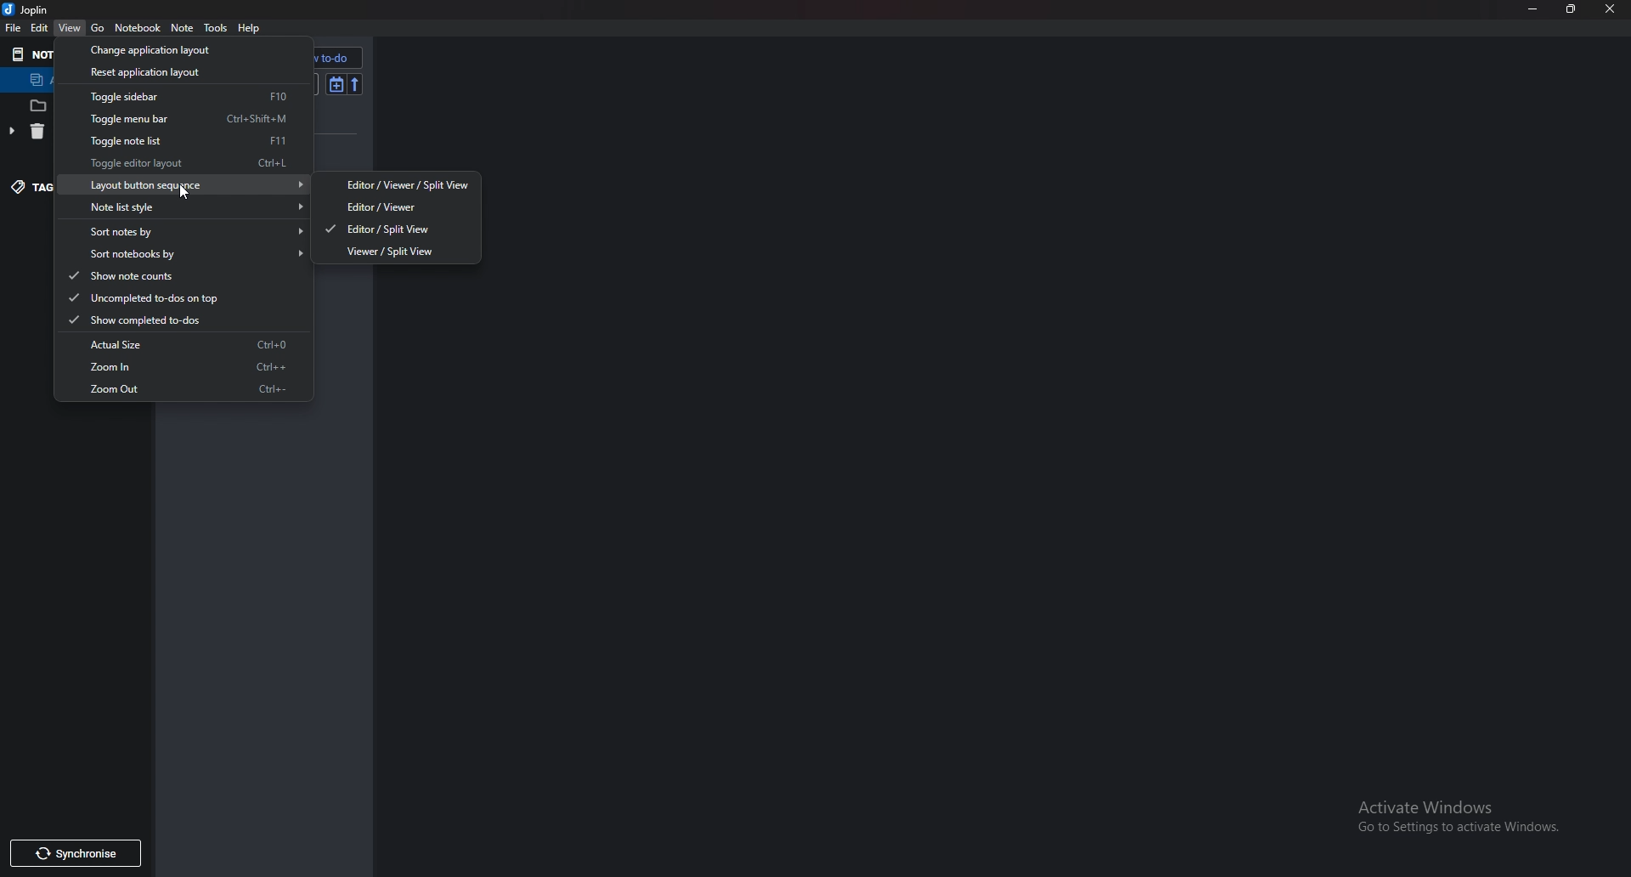 This screenshot has height=877, width=1631. Describe the element at coordinates (137, 27) in the screenshot. I see `Notebook` at that location.